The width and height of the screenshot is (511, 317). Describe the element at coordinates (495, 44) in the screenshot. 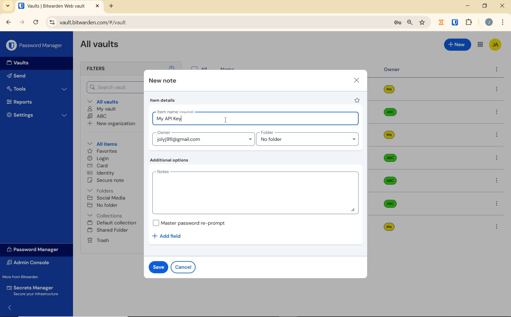

I see `Bitwarden Account` at that location.